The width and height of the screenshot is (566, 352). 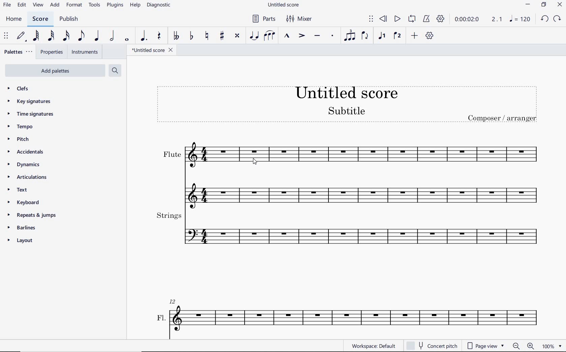 What do you see at coordinates (441, 20) in the screenshot?
I see `PLAYBACK SETTINGS` at bounding box center [441, 20].